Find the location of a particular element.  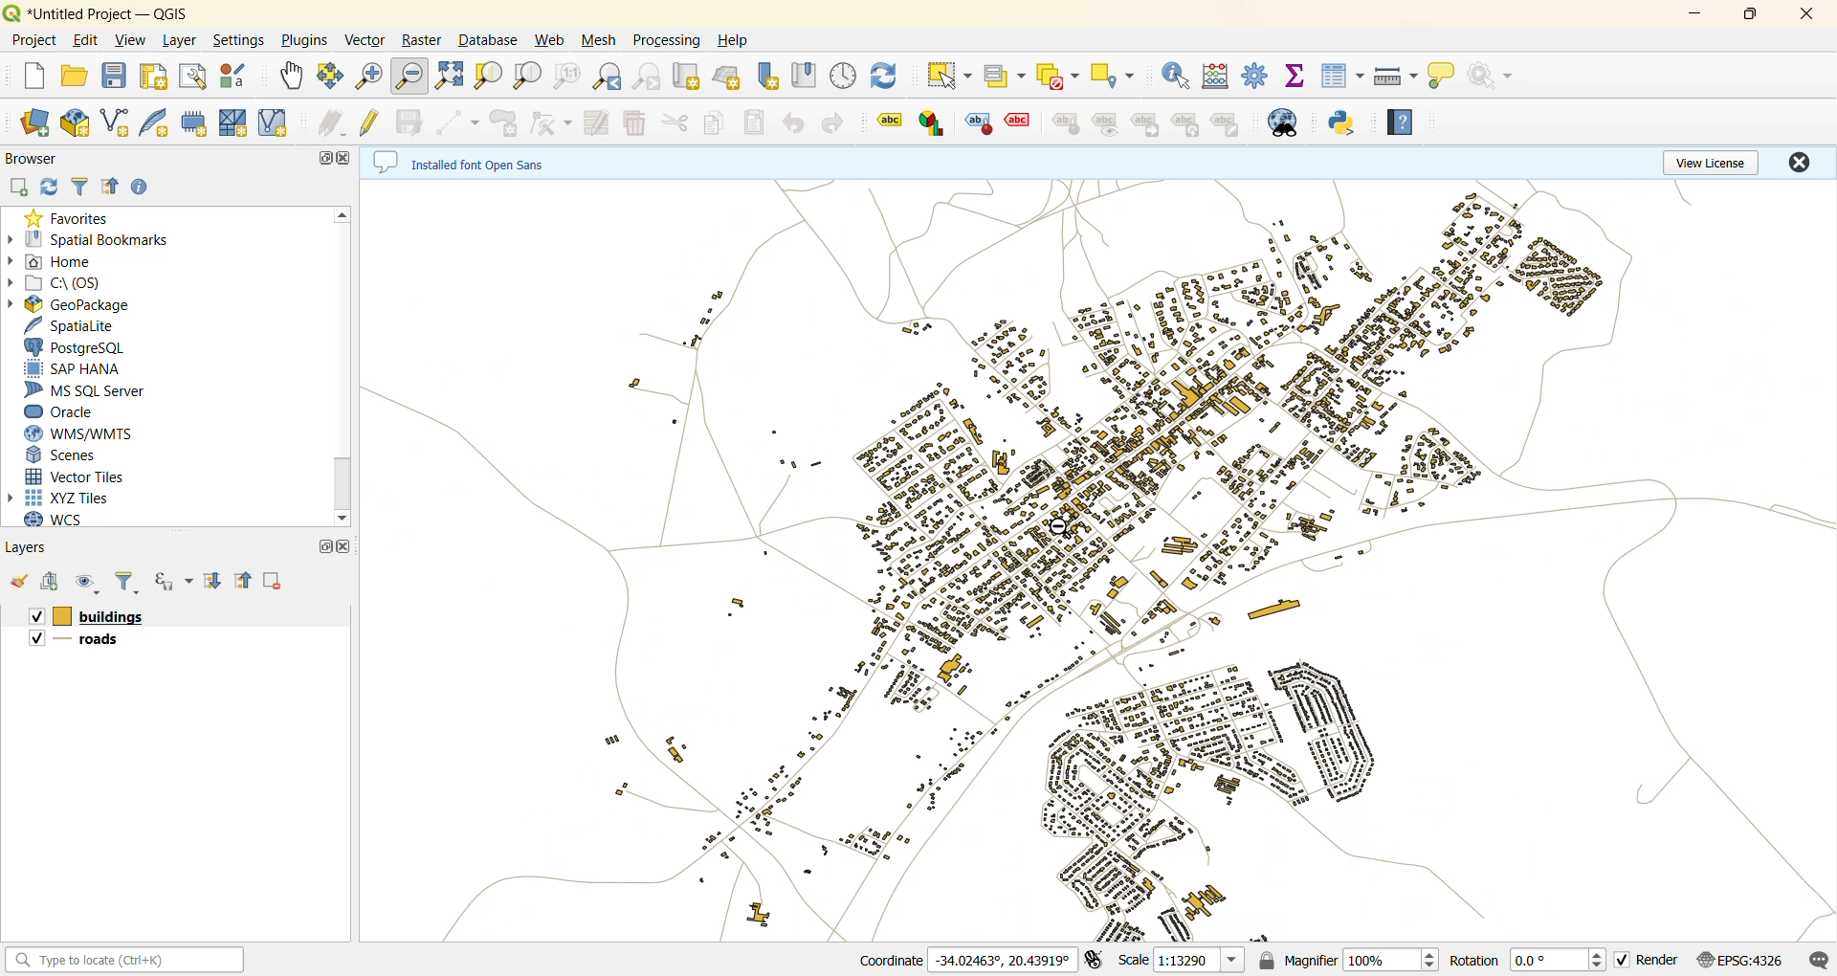

new is located at coordinates (33, 74).